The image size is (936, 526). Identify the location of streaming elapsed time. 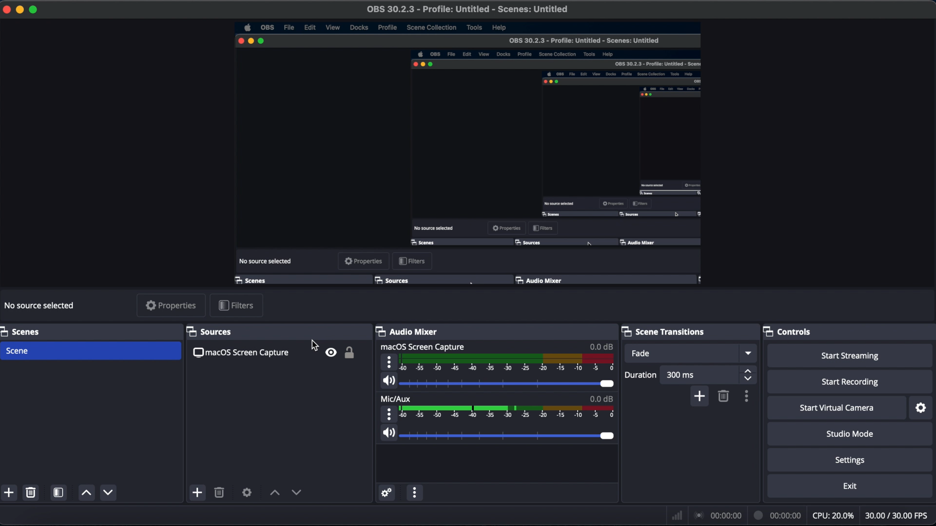
(720, 515).